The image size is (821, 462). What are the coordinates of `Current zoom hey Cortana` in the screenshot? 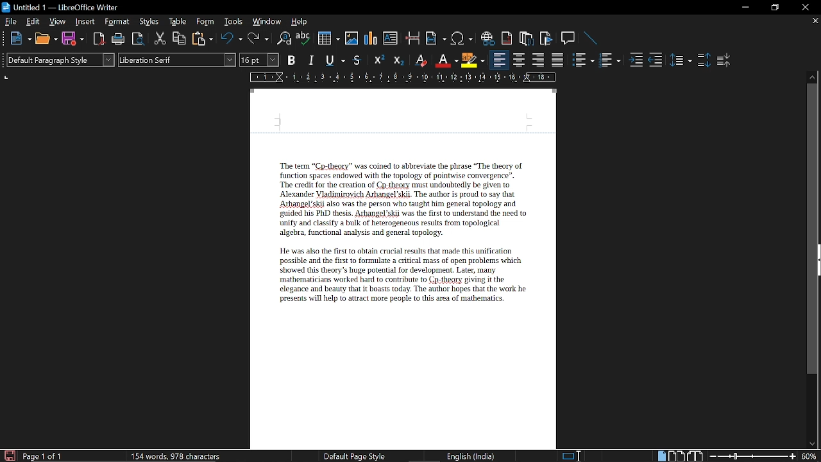 It's located at (809, 456).